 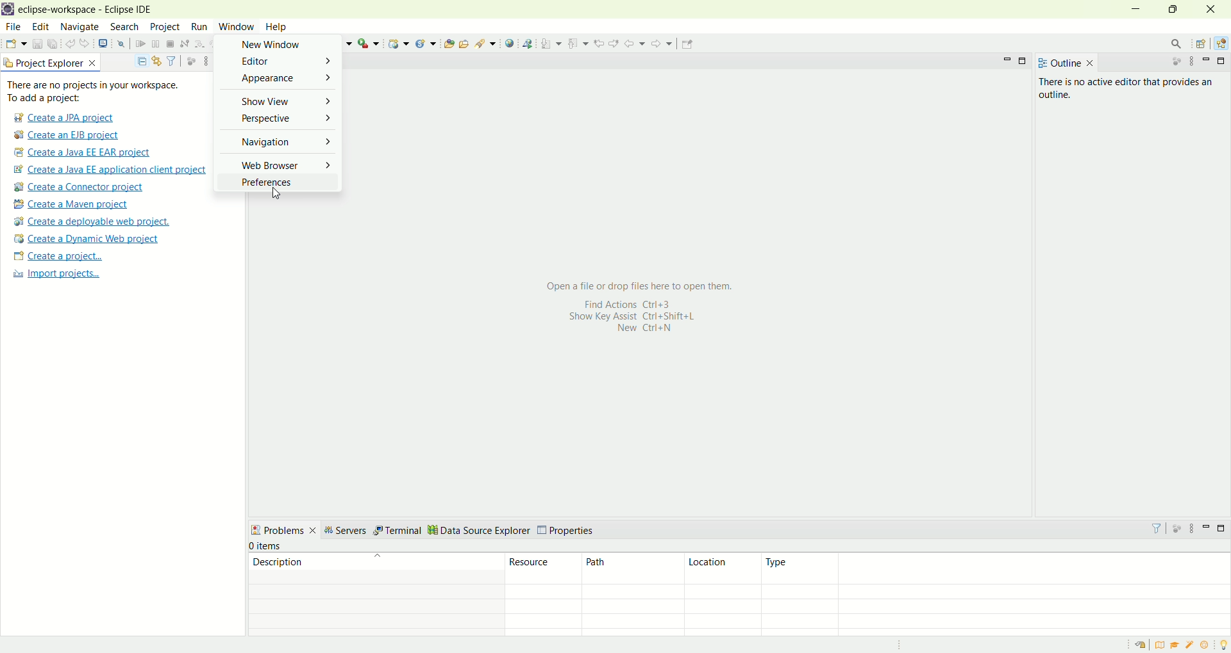 What do you see at coordinates (85, 239) in the screenshot?
I see `create a dynamic web project` at bounding box center [85, 239].